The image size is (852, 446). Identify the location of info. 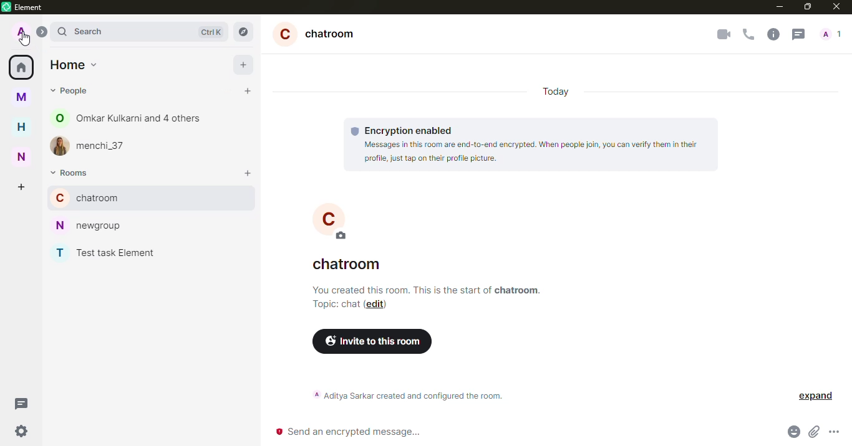
(427, 291).